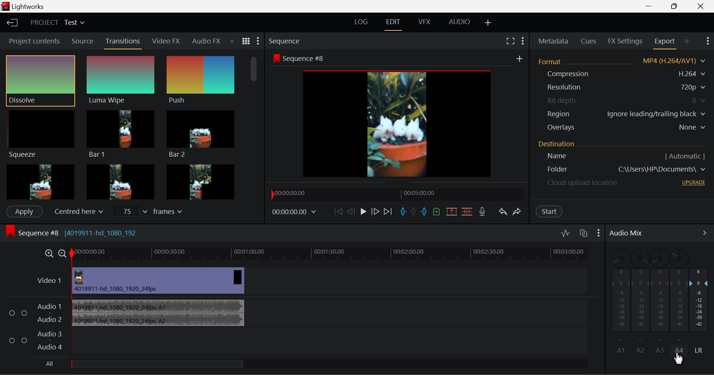  I want to click on Full Screen, so click(510, 41).